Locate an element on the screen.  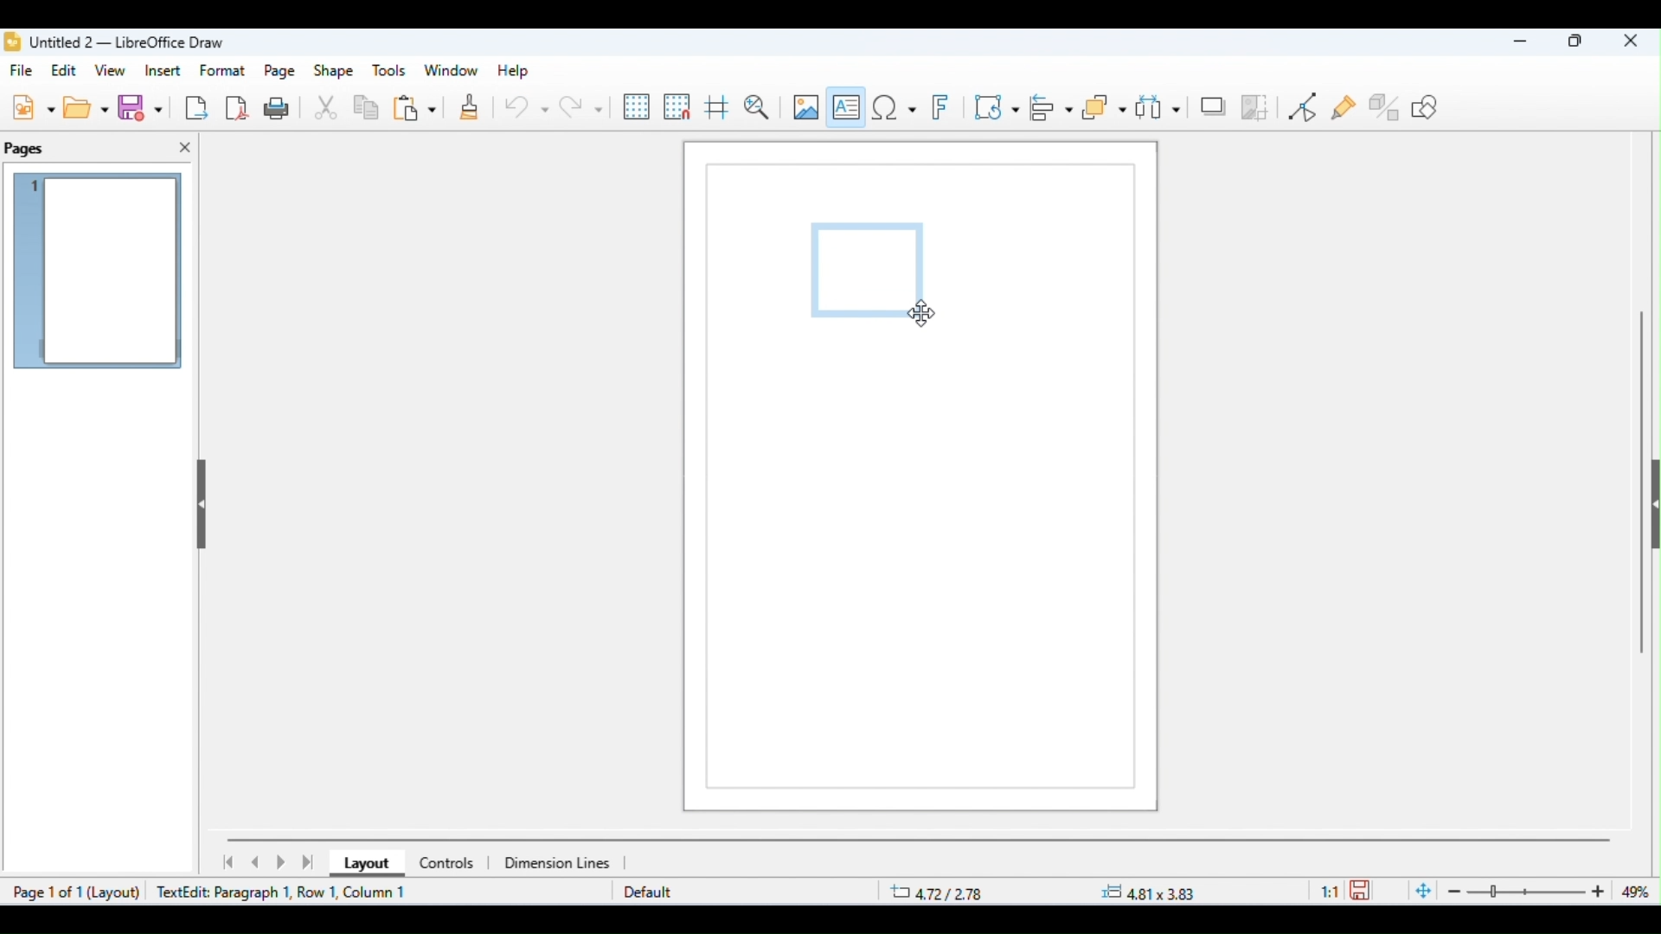
zoom is located at coordinates (1531, 892).